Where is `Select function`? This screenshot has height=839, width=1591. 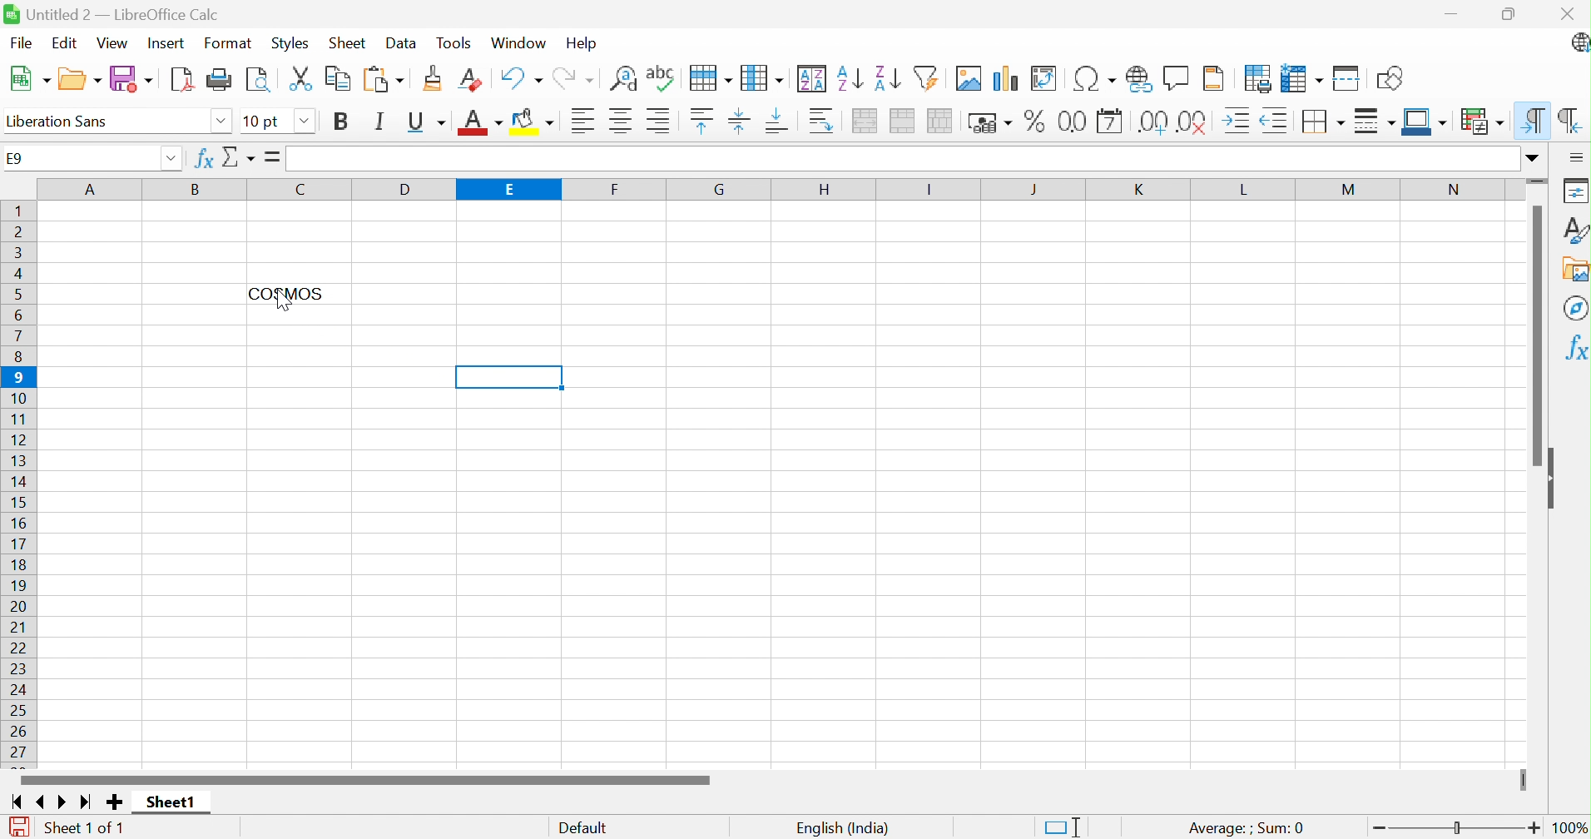
Select function is located at coordinates (239, 160).